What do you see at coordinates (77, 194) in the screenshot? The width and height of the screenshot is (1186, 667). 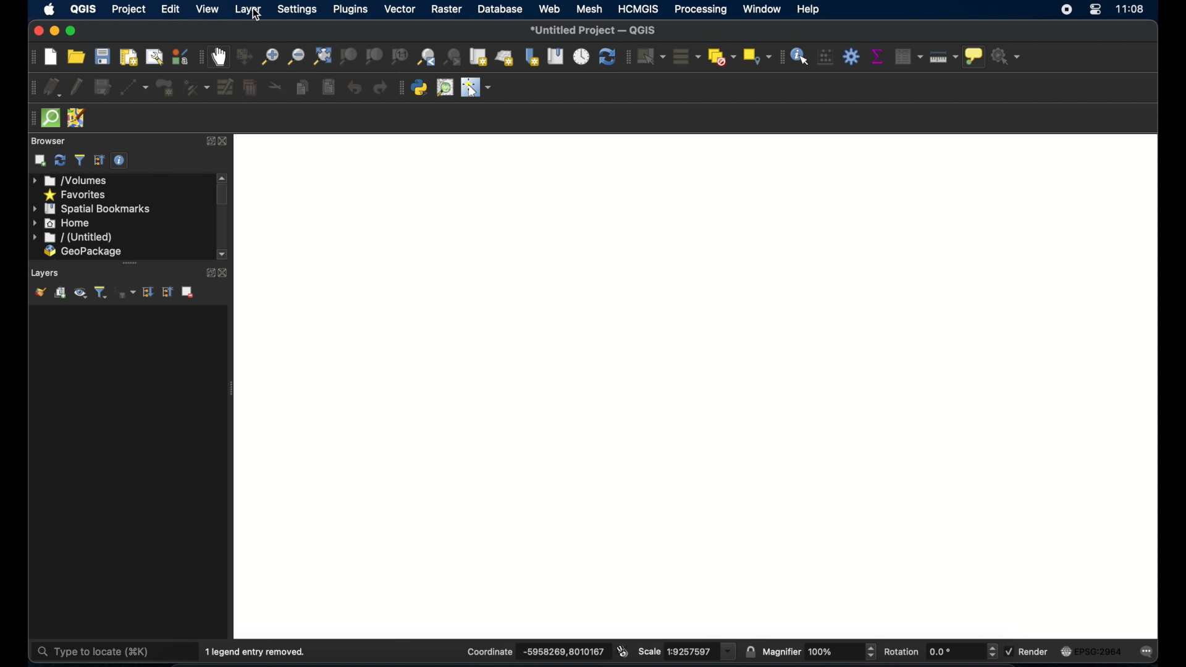 I see `favorites` at bounding box center [77, 194].